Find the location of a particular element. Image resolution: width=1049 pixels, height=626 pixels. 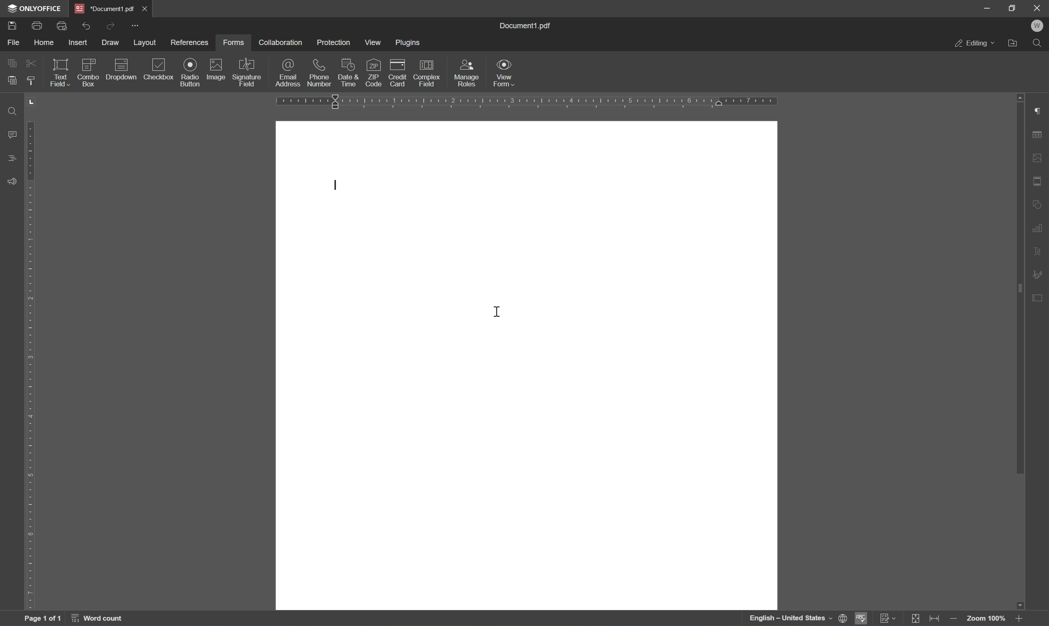

quick print is located at coordinates (61, 26).